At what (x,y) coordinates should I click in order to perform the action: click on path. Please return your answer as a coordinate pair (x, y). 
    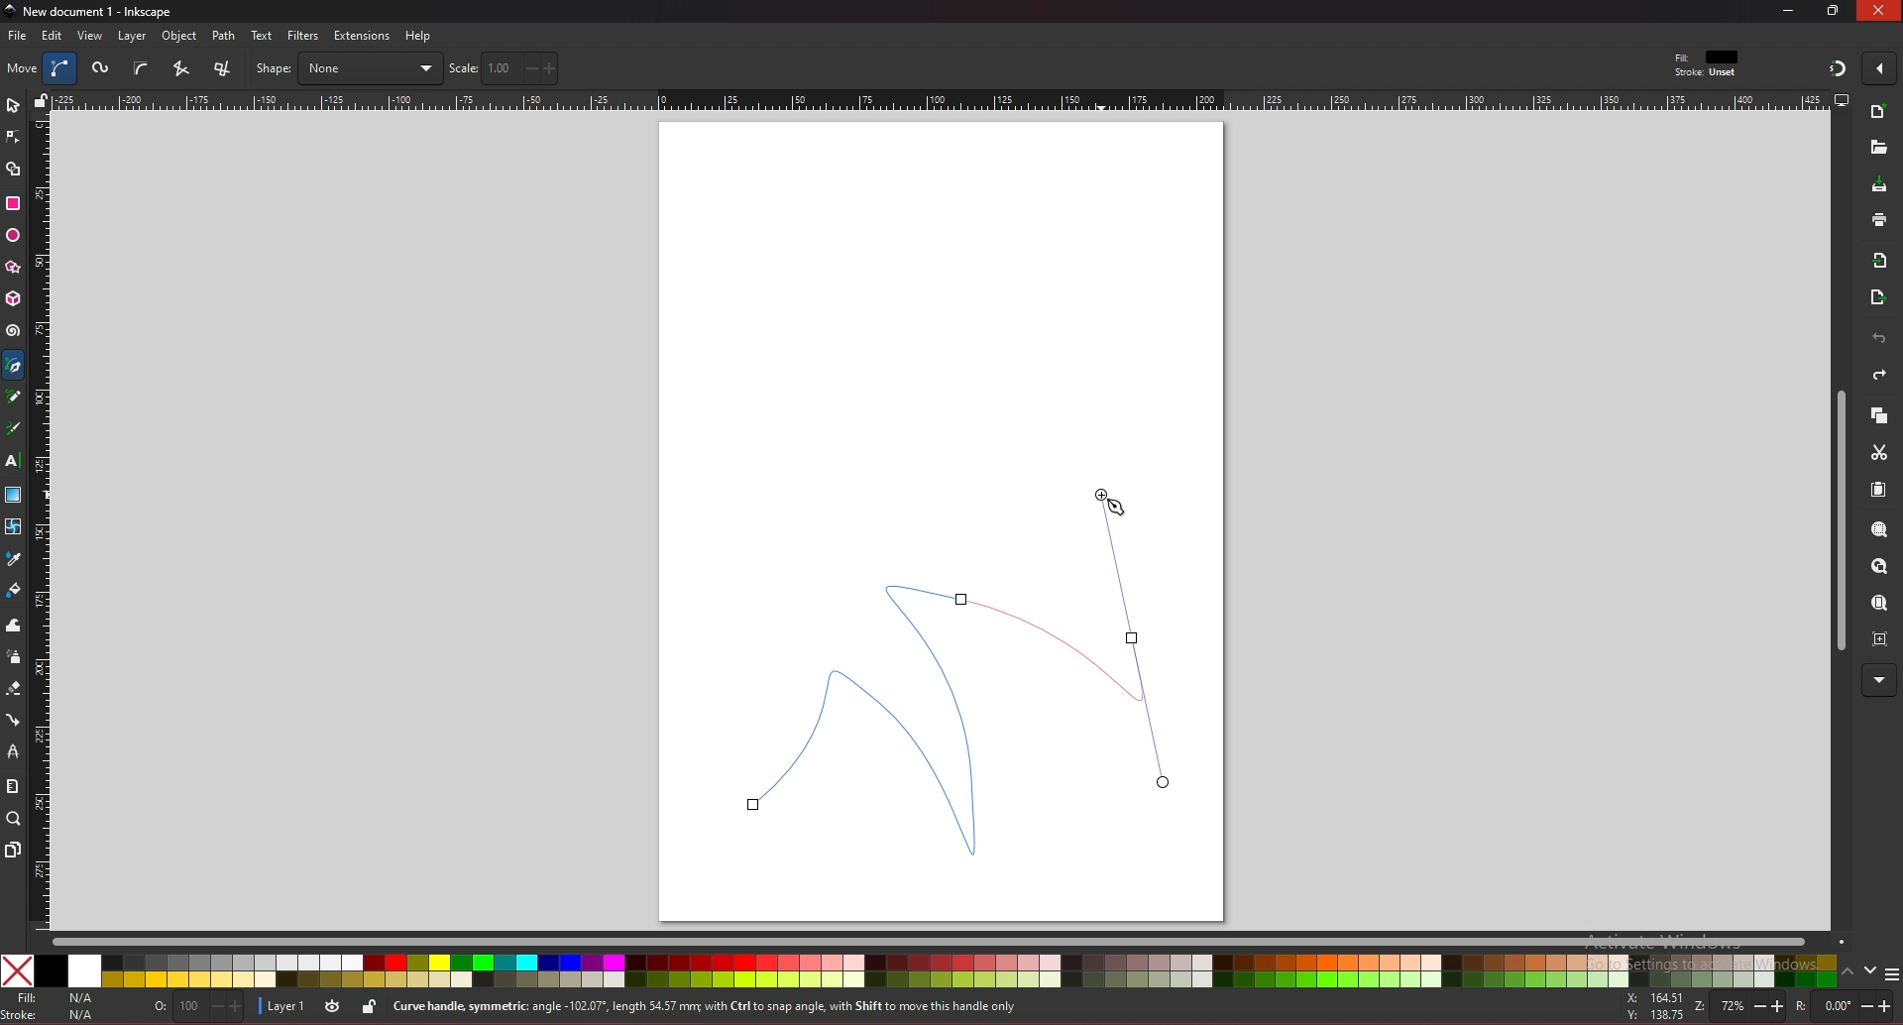
    Looking at the image, I should click on (225, 36).